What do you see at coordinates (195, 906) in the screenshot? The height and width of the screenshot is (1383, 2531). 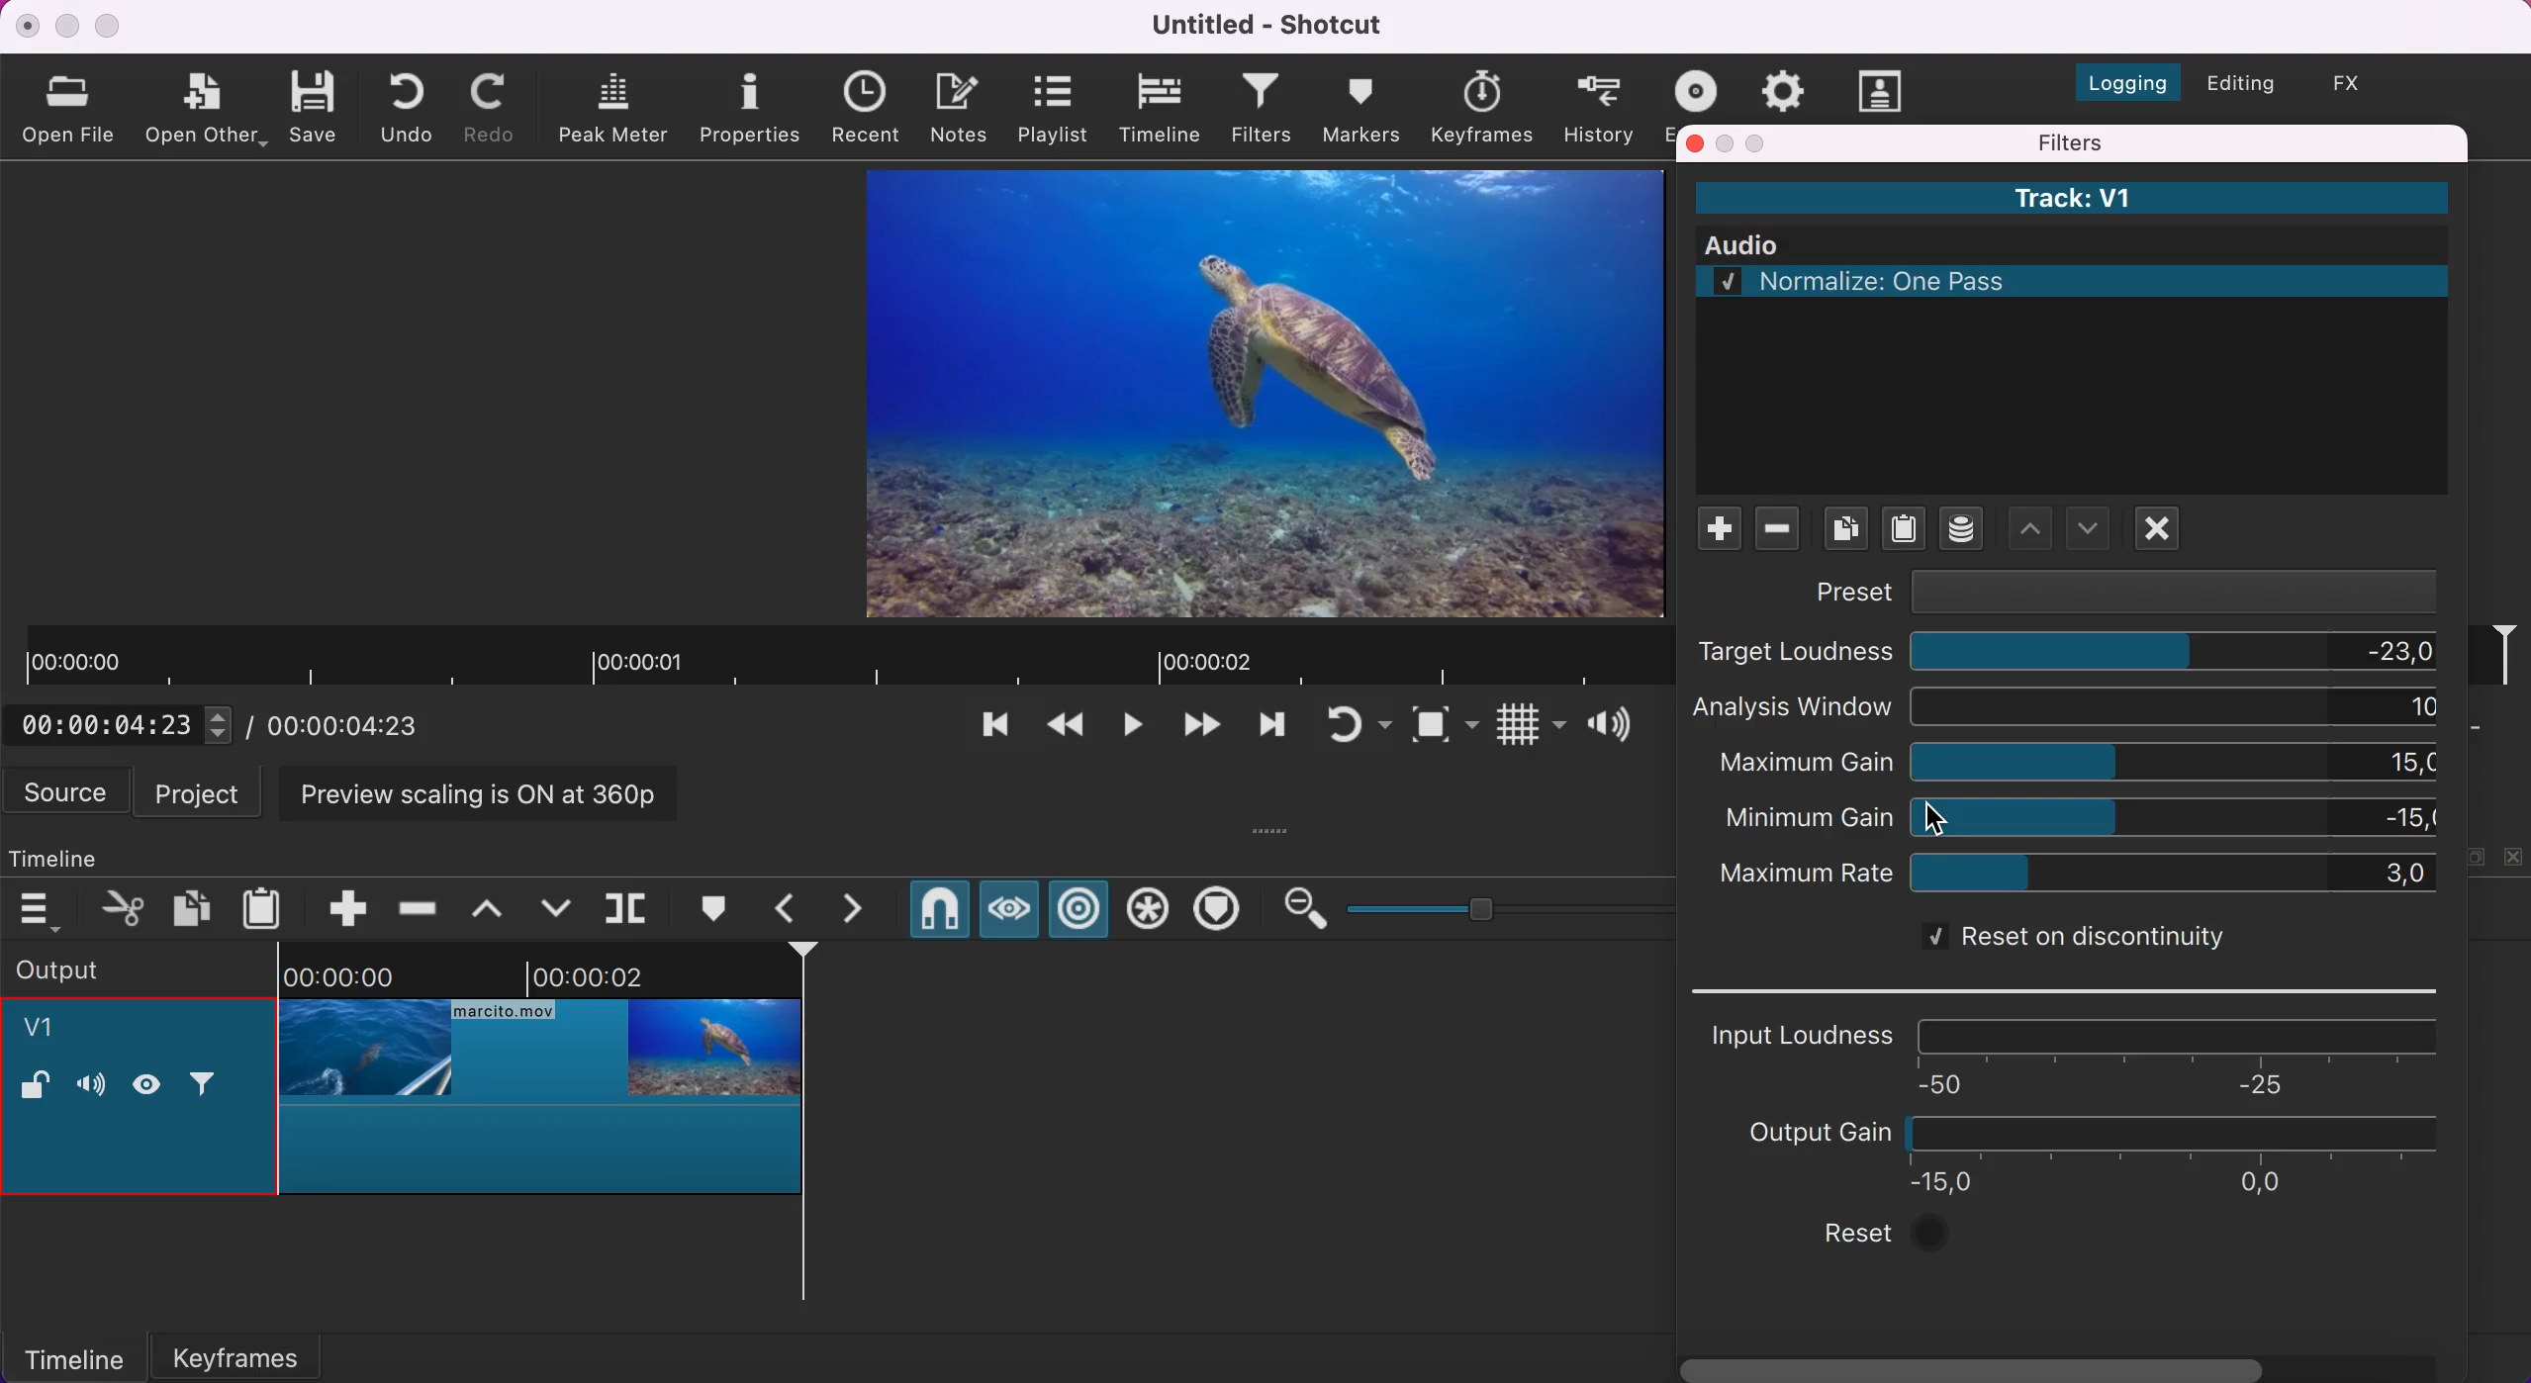 I see `copy` at bounding box center [195, 906].